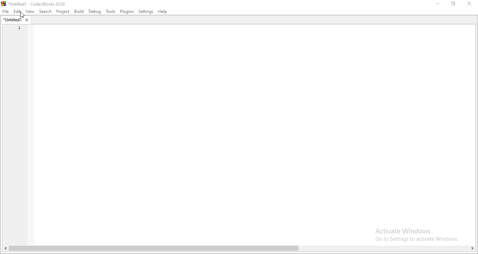 This screenshot has width=478, height=254. I want to click on settings, so click(147, 12).